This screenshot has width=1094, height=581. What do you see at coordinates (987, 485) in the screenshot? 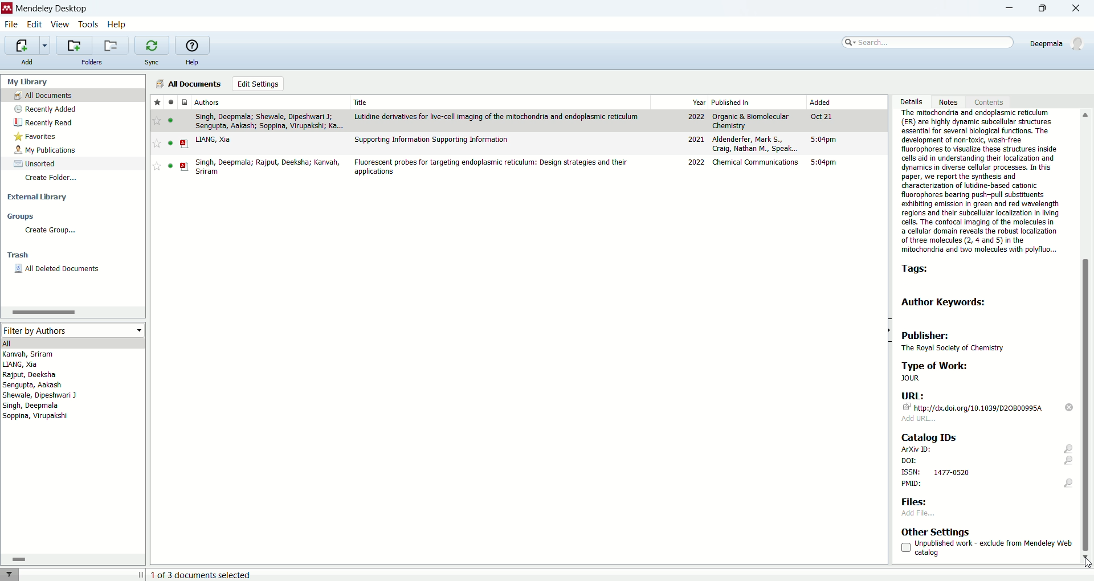
I see `PMID: ` at bounding box center [987, 485].